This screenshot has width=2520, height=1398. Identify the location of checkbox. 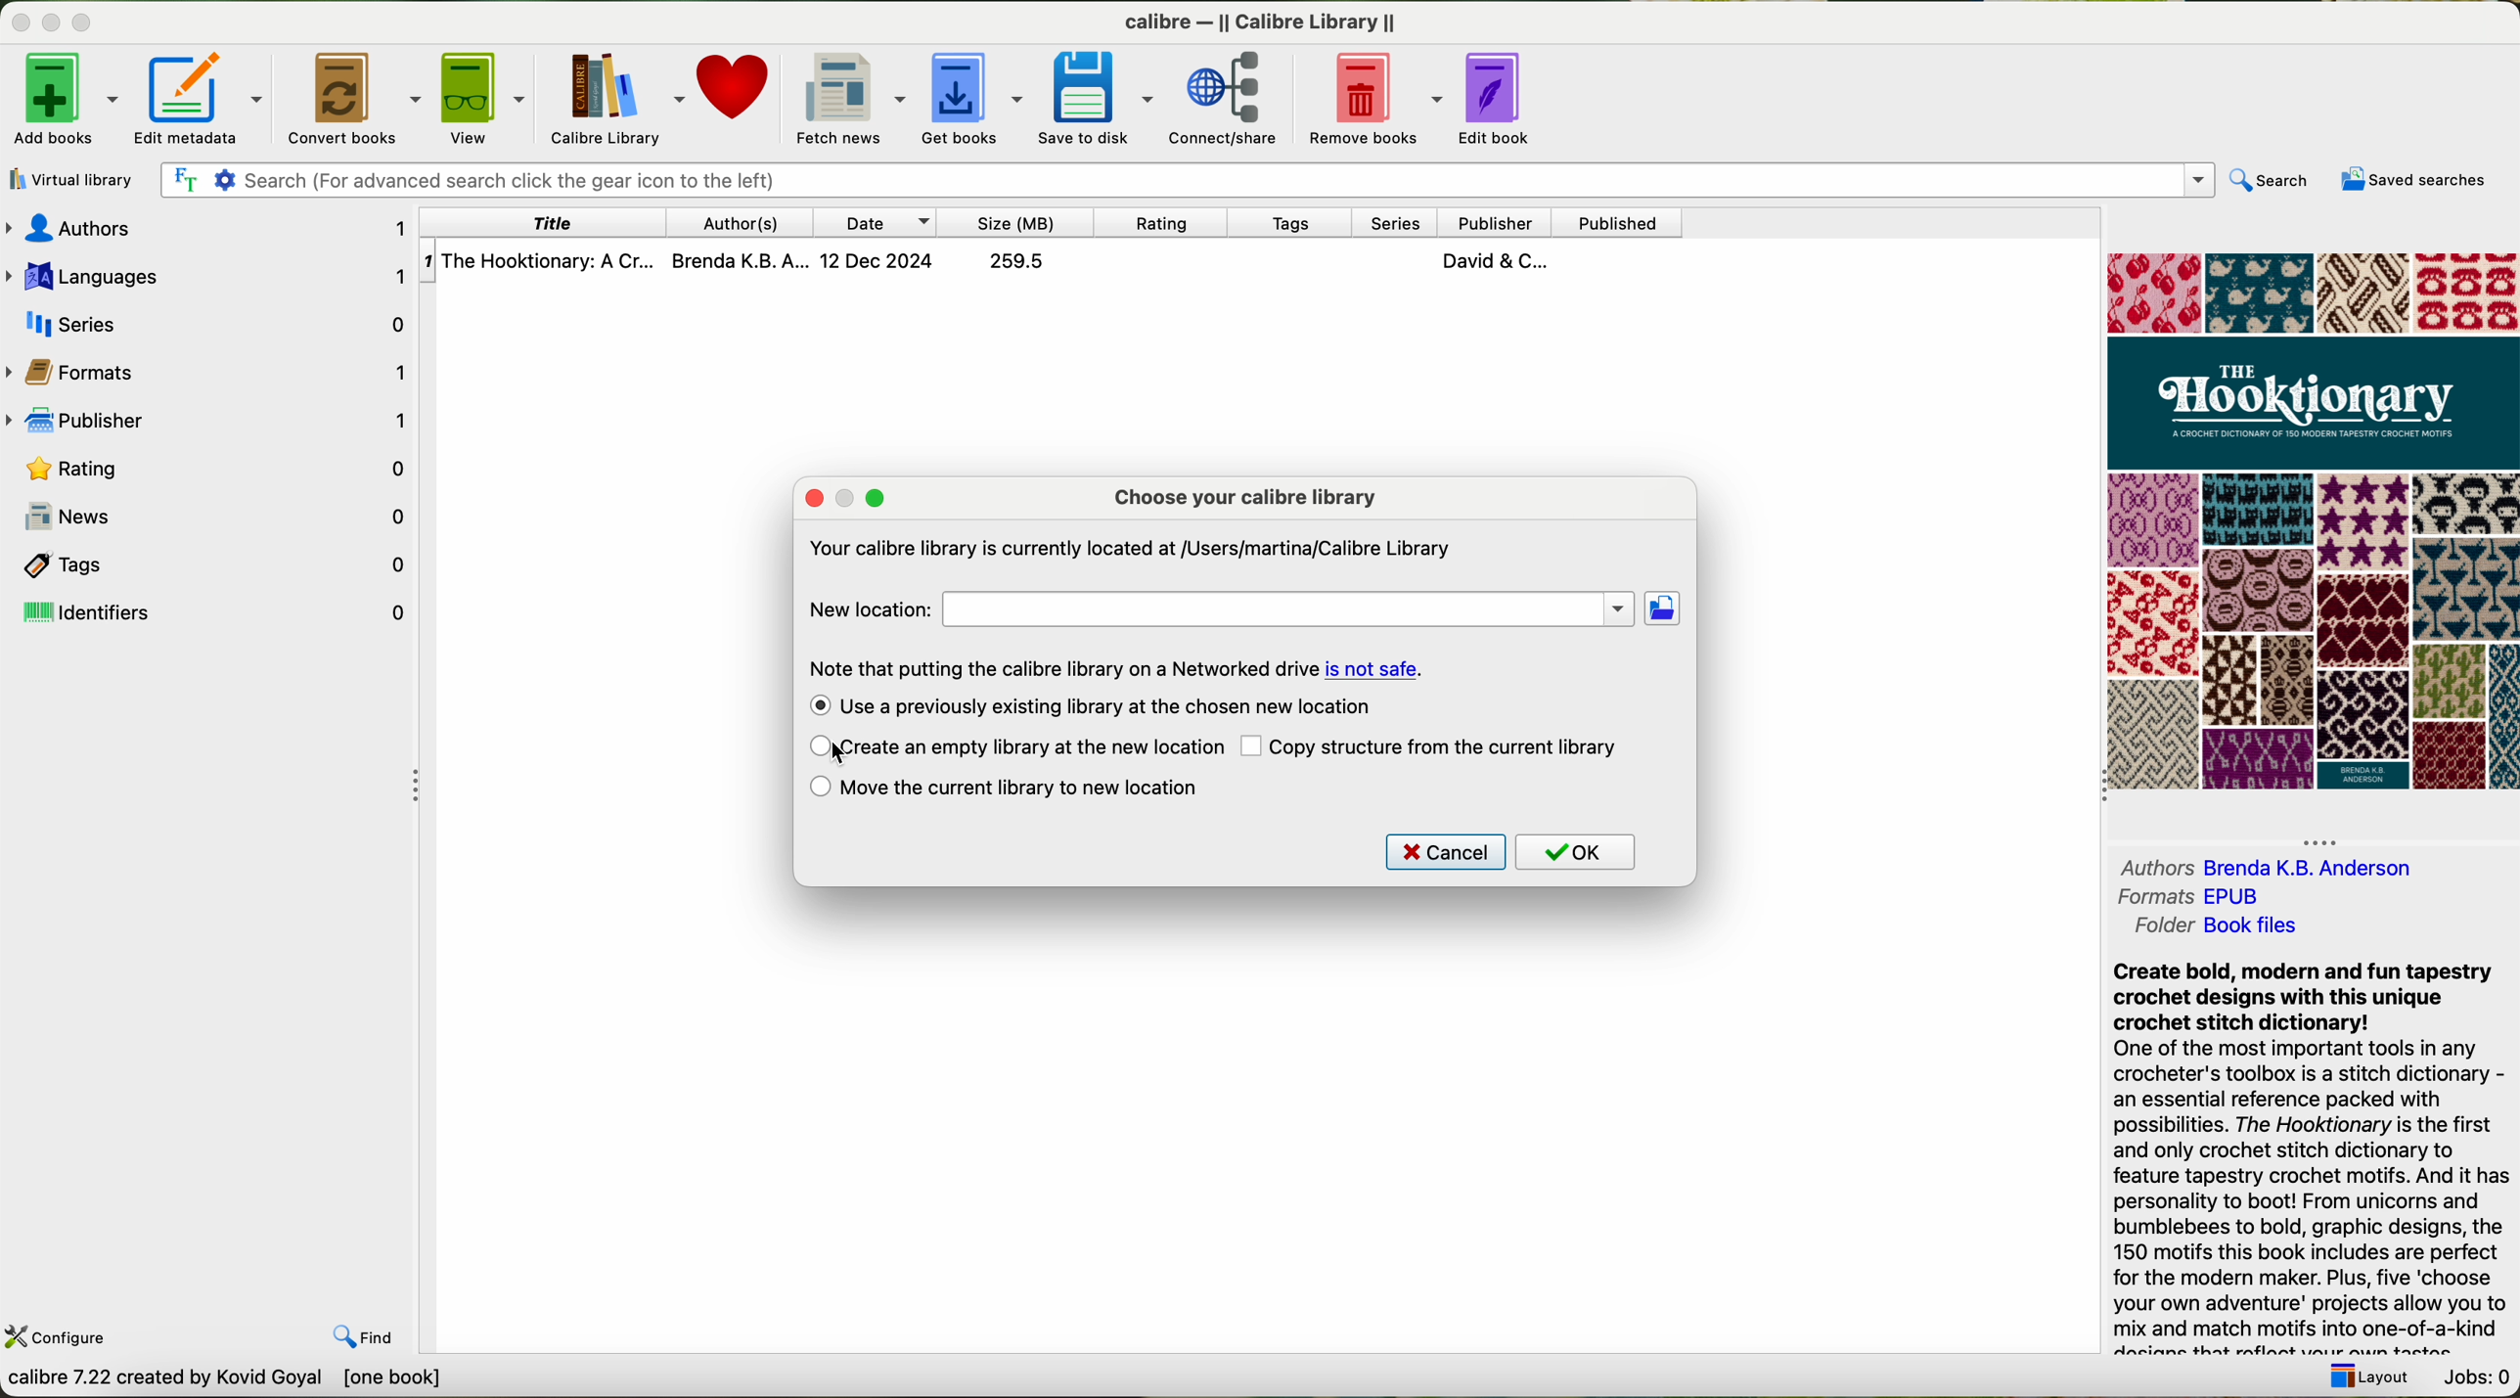
(820, 746).